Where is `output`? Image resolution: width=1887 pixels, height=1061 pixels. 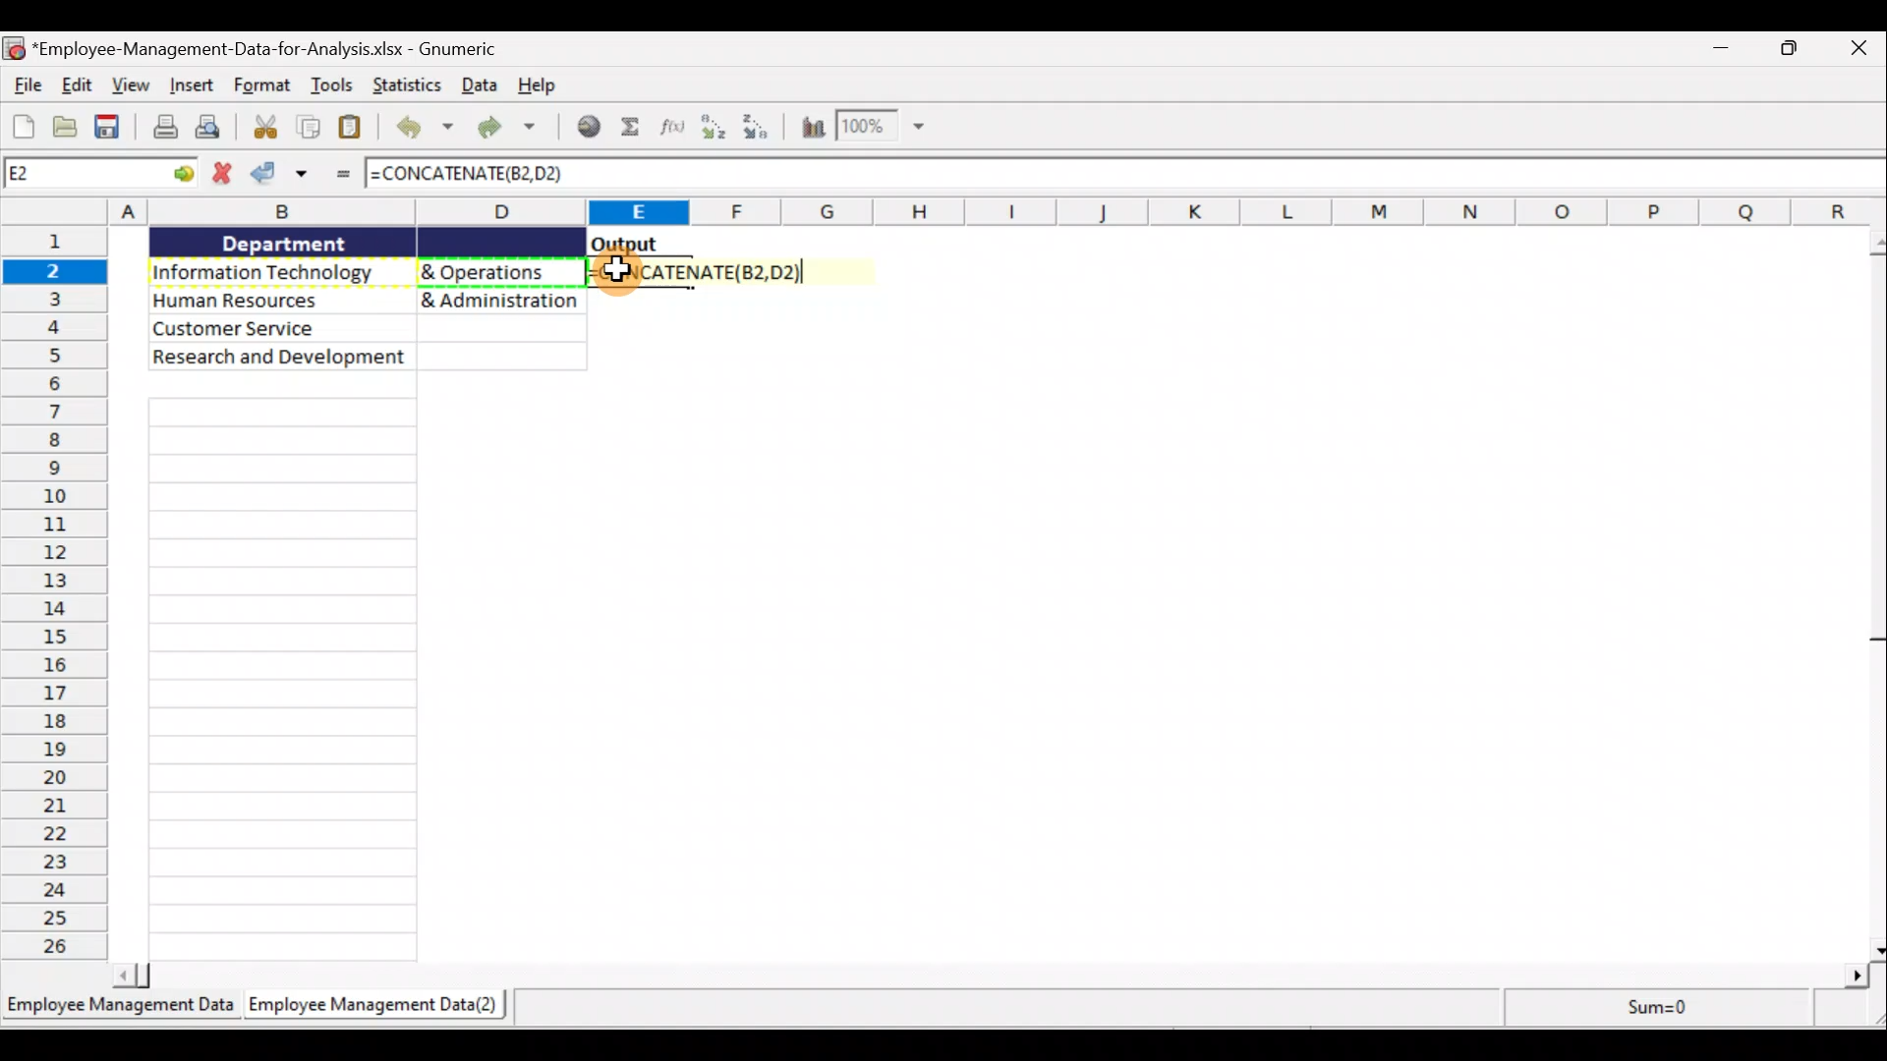
output is located at coordinates (625, 244).